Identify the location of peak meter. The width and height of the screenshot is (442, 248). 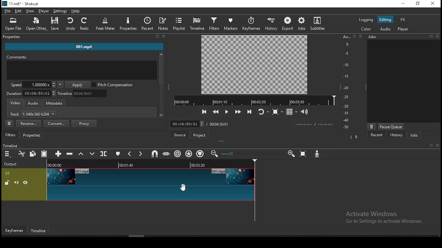
(105, 23).